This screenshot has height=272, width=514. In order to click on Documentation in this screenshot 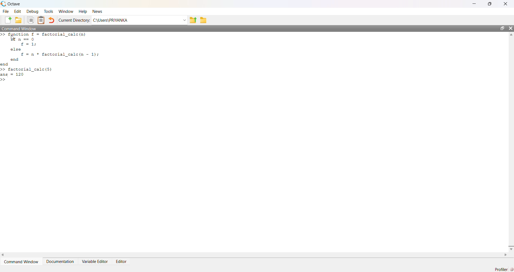, I will do `click(61, 262)`.